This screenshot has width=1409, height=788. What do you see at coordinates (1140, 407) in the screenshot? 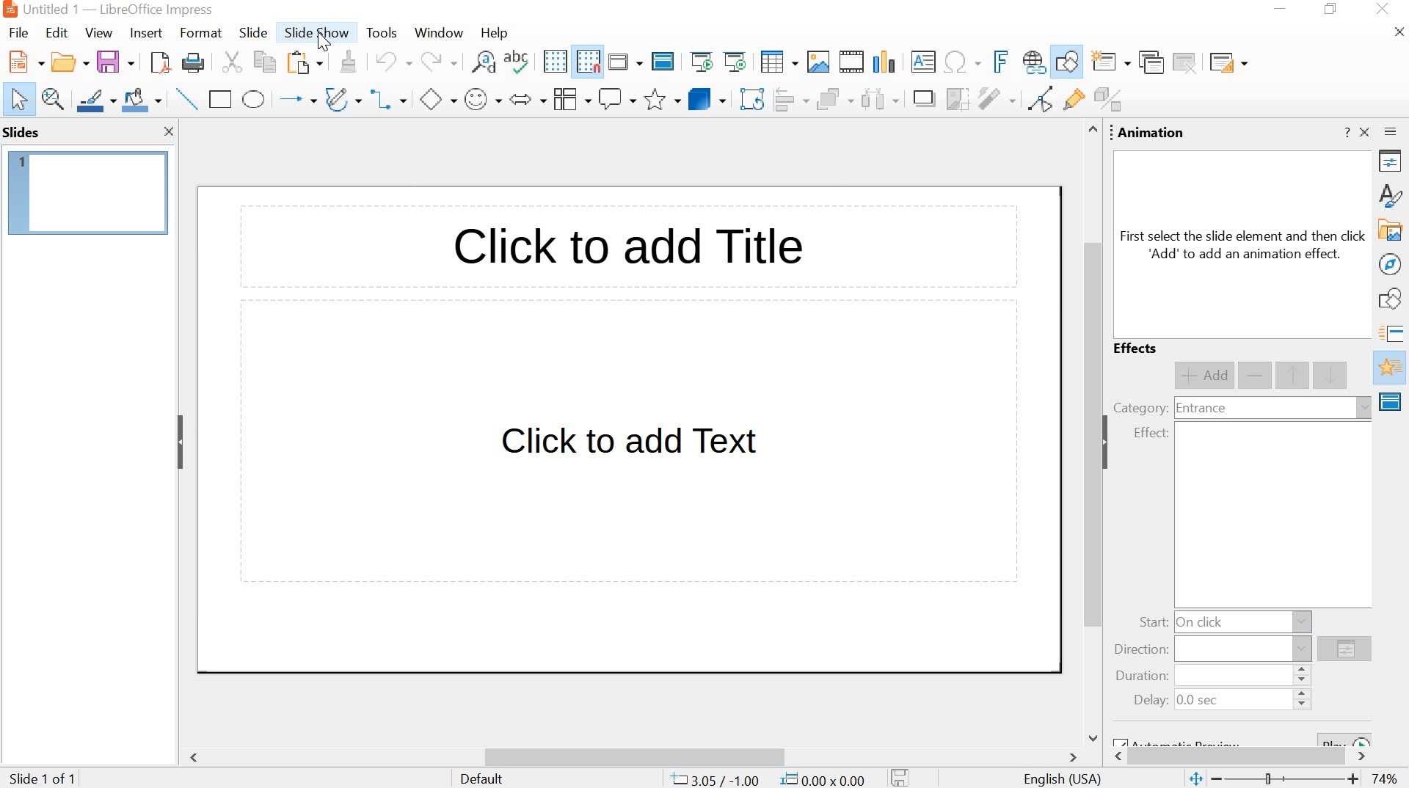
I see `category` at bounding box center [1140, 407].